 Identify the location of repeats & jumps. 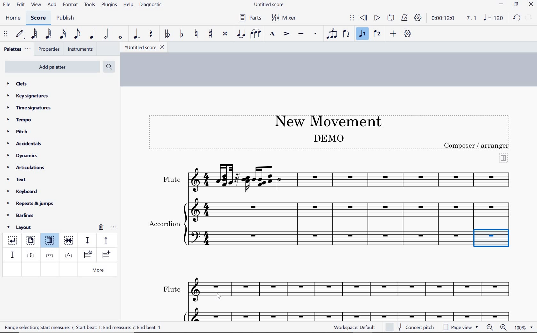
(30, 203).